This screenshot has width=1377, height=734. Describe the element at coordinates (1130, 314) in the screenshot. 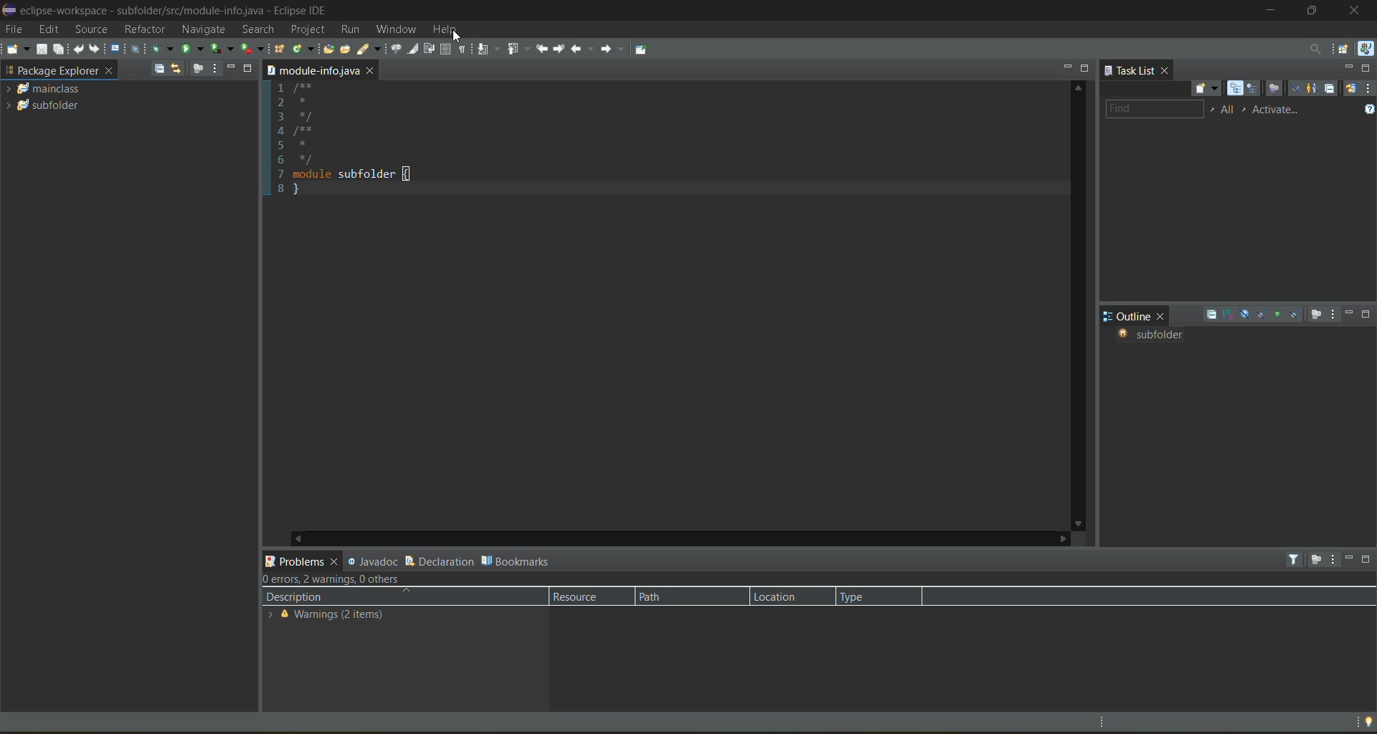

I see `outline` at that location.